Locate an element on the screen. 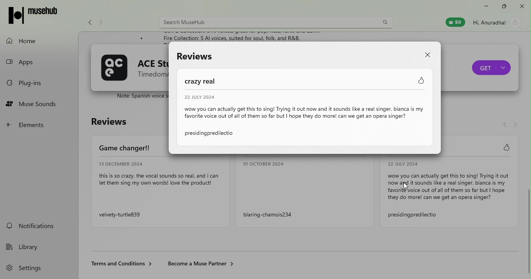  notifications is located at coordinates (38, 226).